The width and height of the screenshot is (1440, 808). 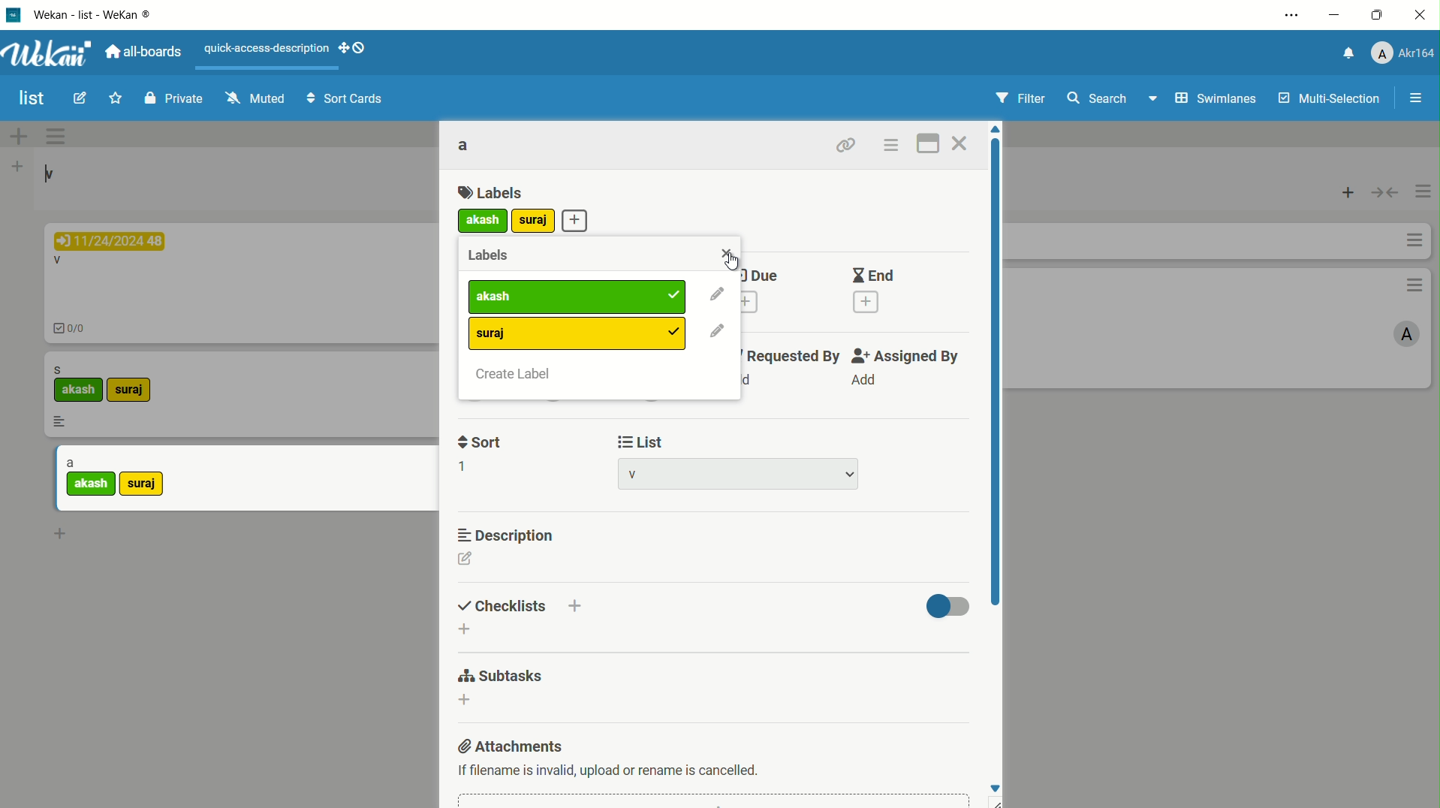 I want to click on maximize, so click(x=1379, y=18).